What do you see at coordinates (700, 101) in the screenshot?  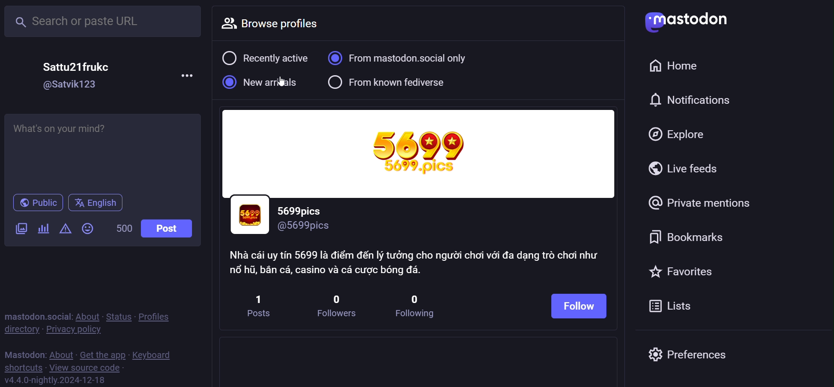 I see `notifications` at bounding box center [700, 101].